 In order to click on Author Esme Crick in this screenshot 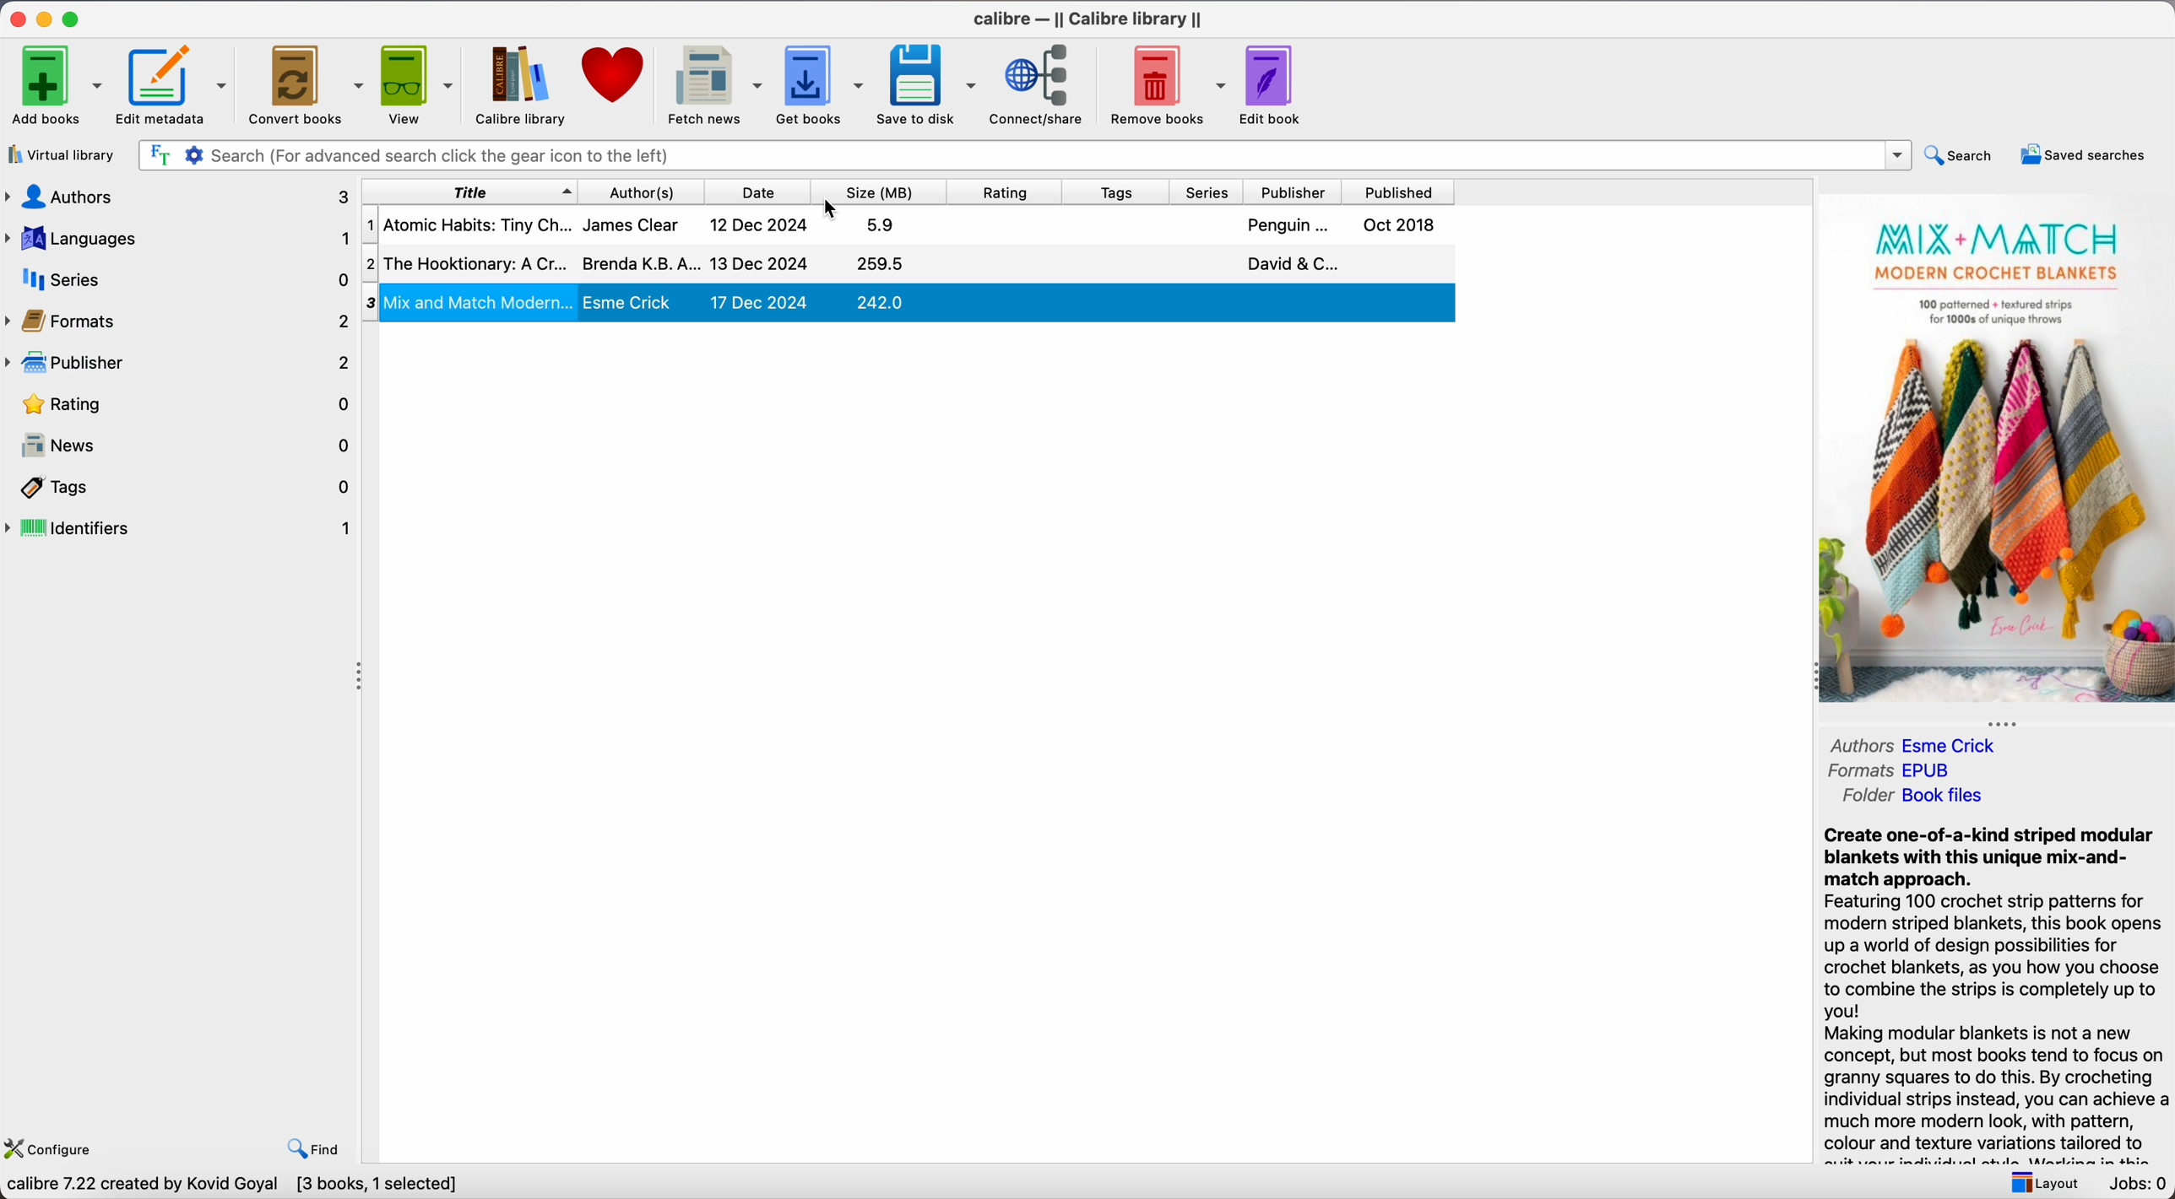, I will do `click(1955, 744)`.